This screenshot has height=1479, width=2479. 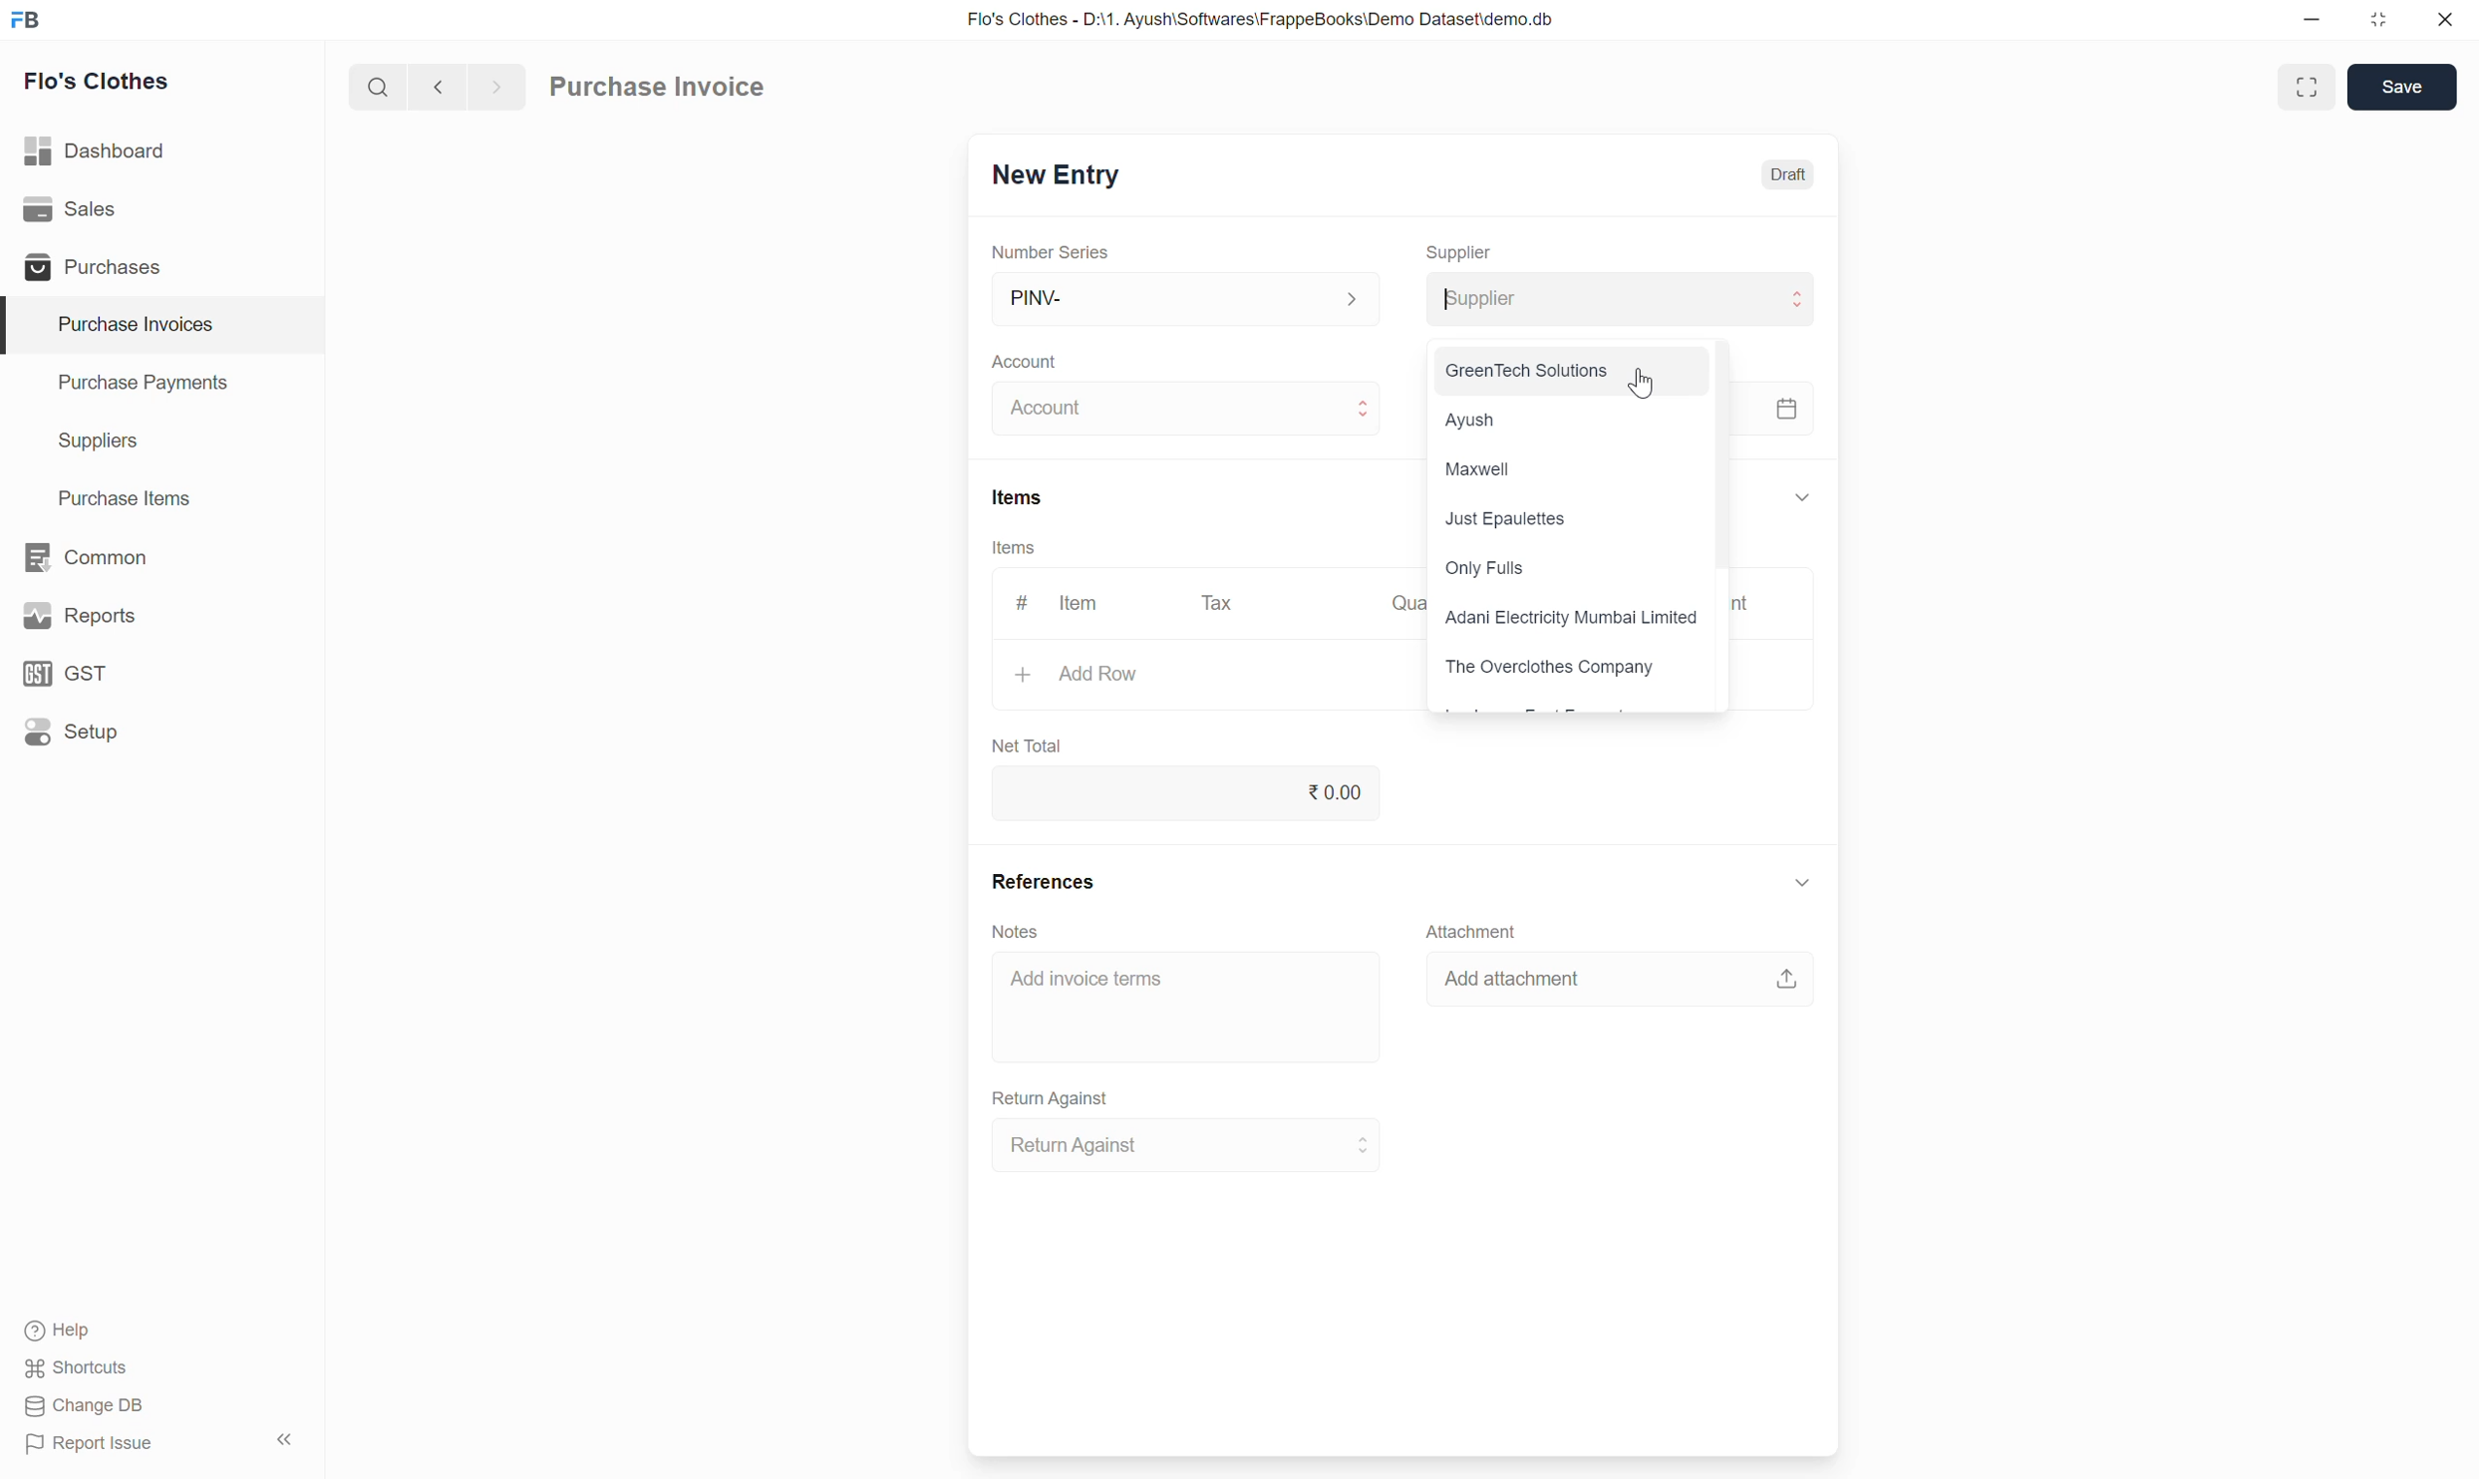 I want to click on Collapse, so click(x=1802, y=882).